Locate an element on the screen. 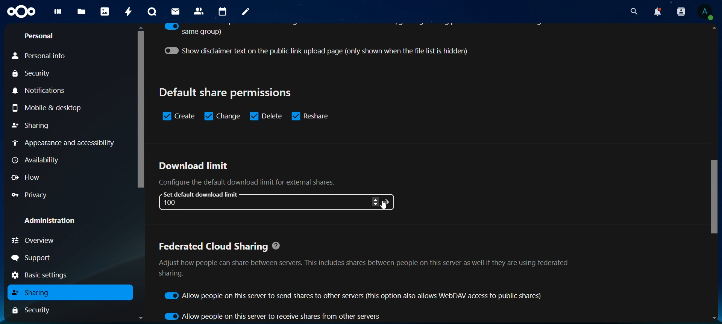  personal info is located at coordinates (40, 56).